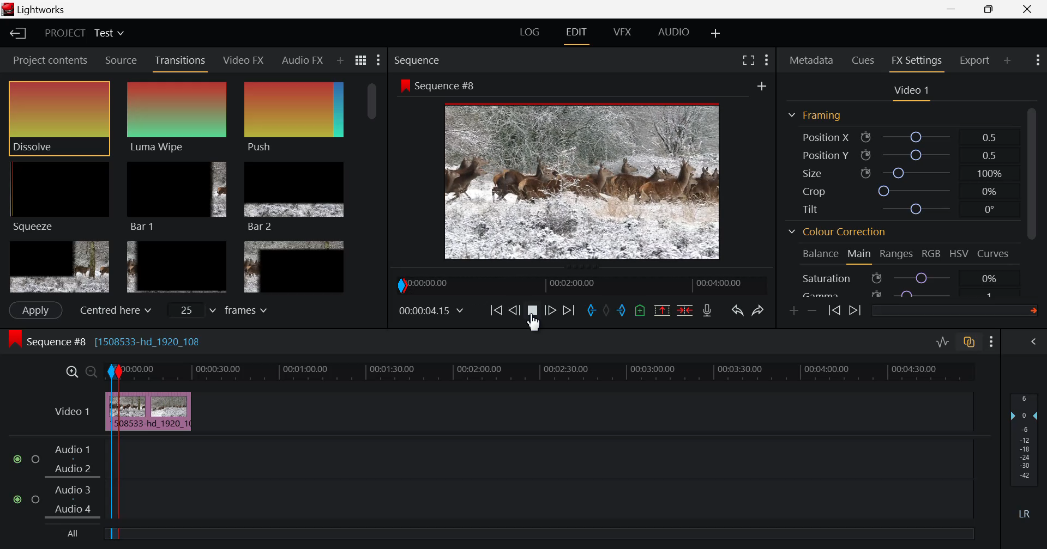  What do you see at coordinates (589, 311) in the screenshot?
I see `In mark` at bounding box center [589, 311].